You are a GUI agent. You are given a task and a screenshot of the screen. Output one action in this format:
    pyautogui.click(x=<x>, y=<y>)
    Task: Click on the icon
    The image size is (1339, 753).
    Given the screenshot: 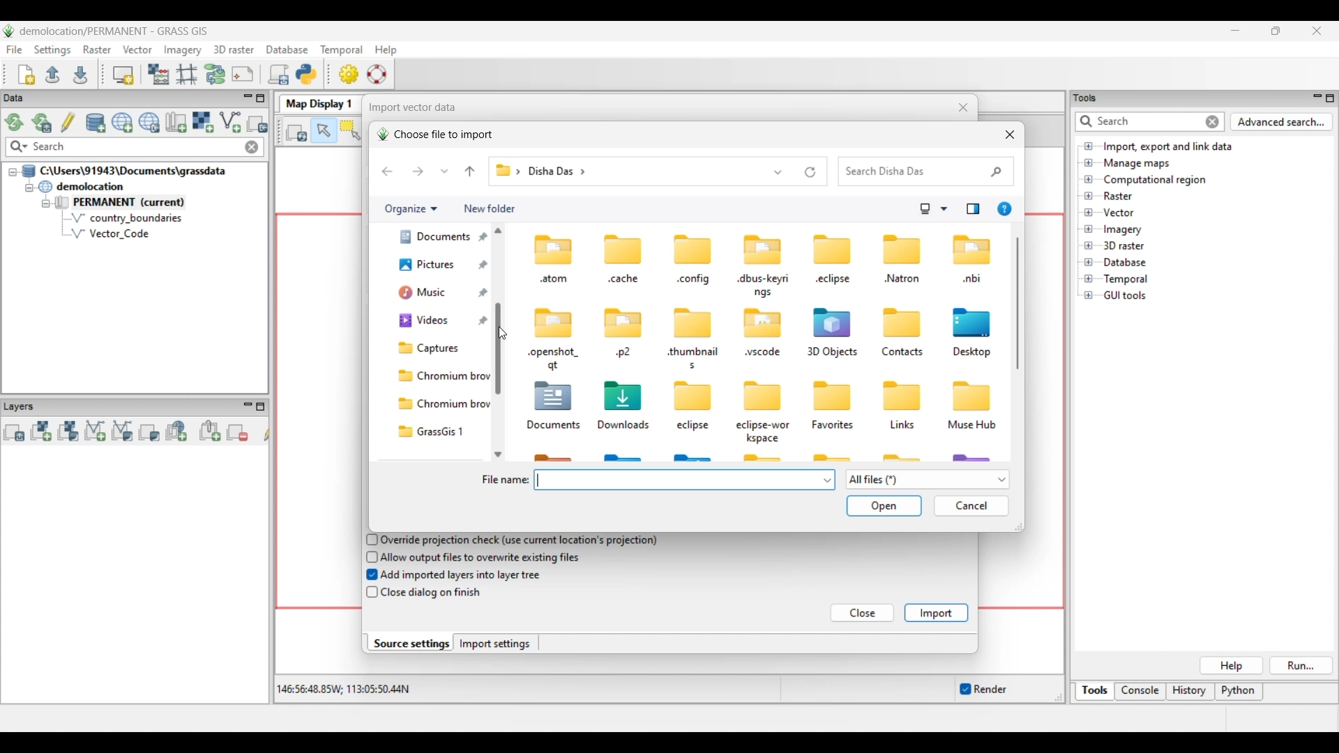 What is the action you would take?
    pyautogui.click(x=902, y=397)
    